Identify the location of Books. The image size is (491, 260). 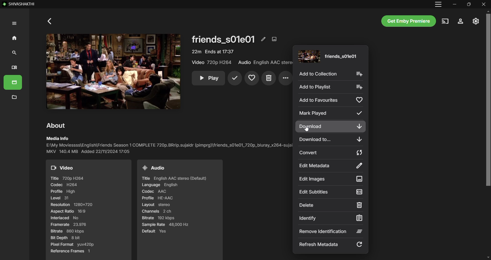
(14, 68).